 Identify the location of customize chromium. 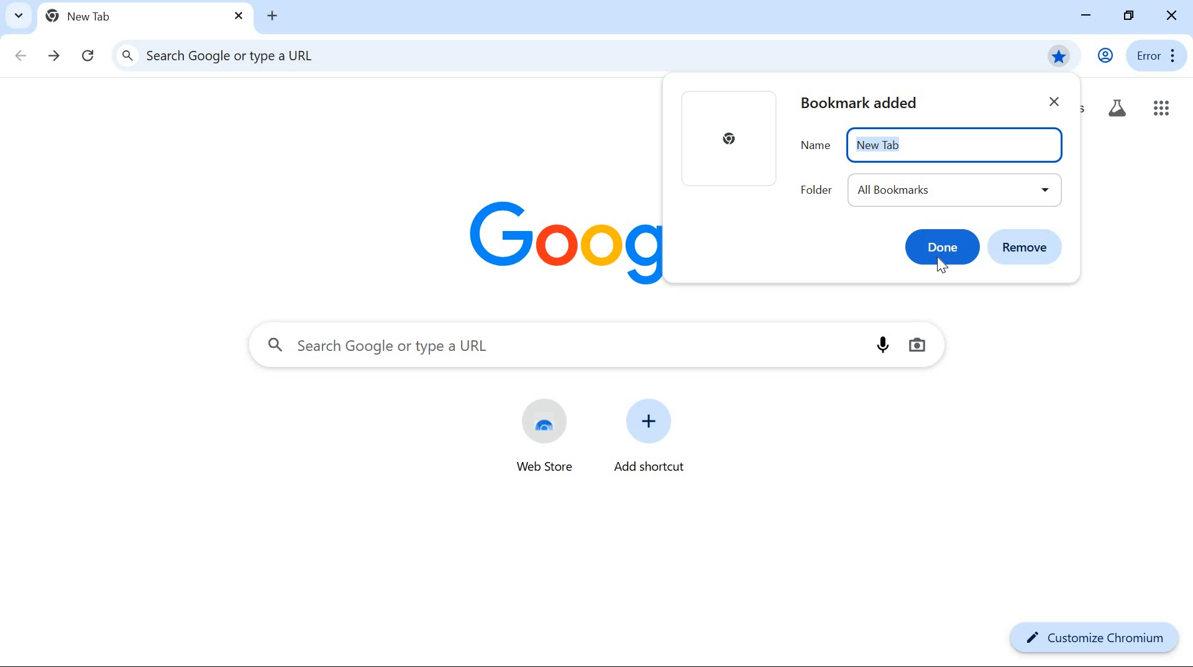
(1092, 640).